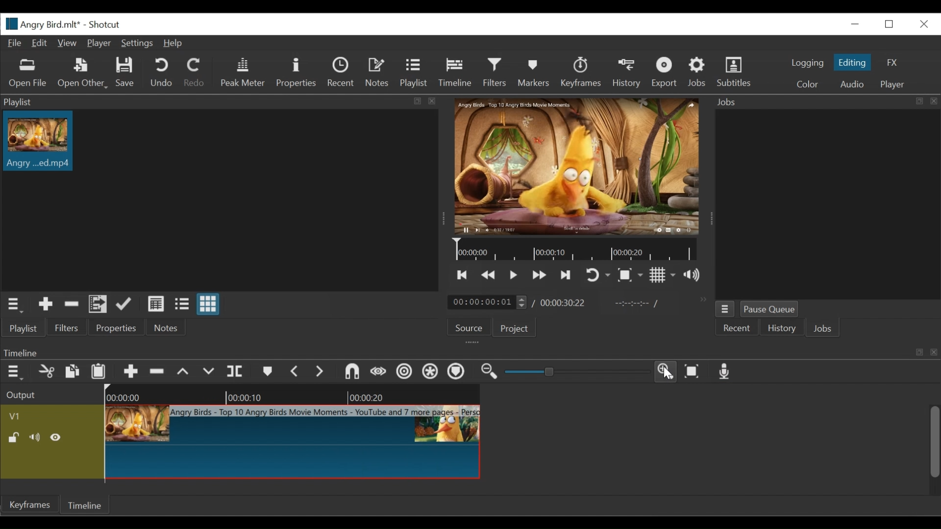 Image resolution: width=941 pixels, height=529 pixels. What do you see at coordinates (99, 305) in the screenshot?
I see `Add files to the playlist` at bounding box center [99, 305].